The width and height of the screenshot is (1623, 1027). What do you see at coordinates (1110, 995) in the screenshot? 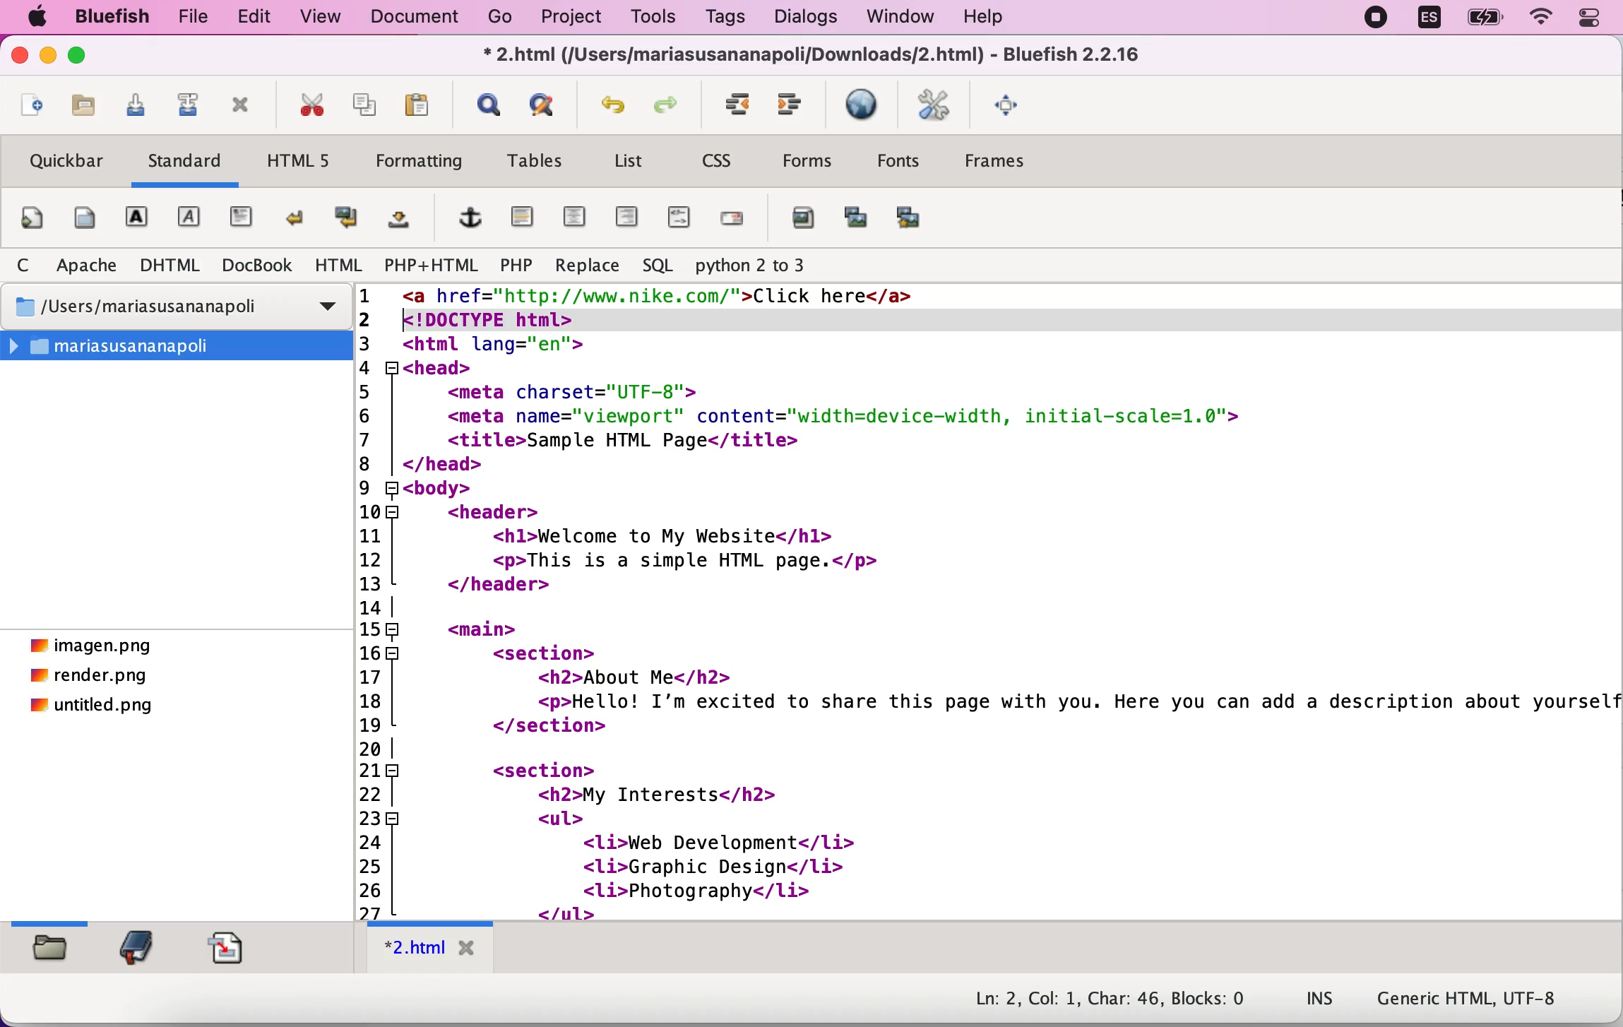
I see `Ln: 2, Col: 1, Char: 46, Blocks: 0` at bounding box center [1110, 995].